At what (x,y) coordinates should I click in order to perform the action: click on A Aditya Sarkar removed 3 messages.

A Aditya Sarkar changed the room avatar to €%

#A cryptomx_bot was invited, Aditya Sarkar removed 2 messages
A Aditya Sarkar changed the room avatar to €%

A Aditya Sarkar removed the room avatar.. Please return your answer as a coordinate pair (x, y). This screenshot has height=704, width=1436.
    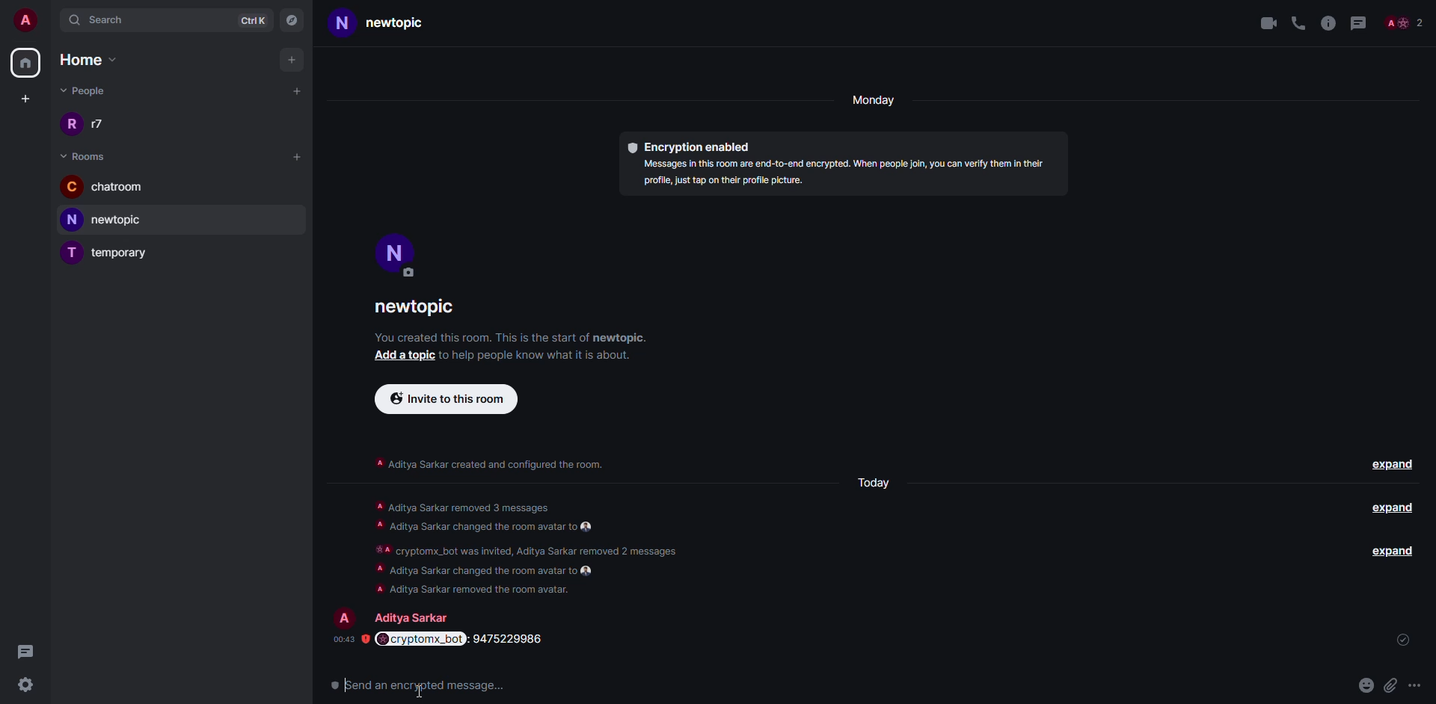
    Looking at the image, I should click on (544, 546).